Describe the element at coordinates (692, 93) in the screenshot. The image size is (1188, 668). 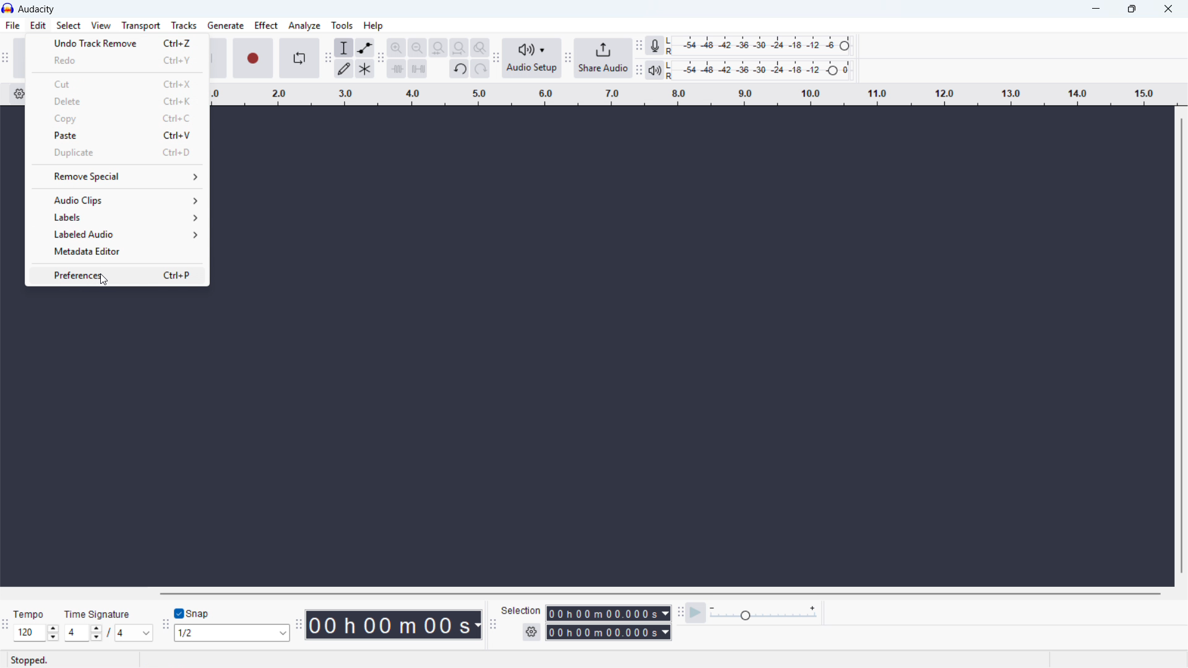
I see `timeline` at that location.